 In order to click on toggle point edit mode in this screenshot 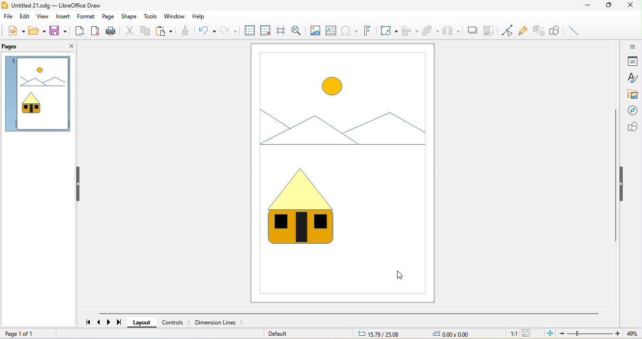, I will do `click(509, 31)`.